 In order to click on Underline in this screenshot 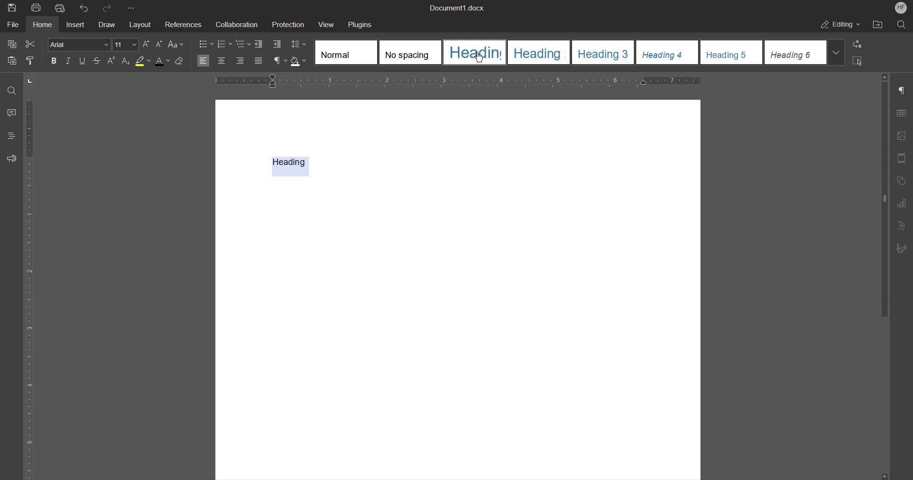, I will do `click(83, 61)`.